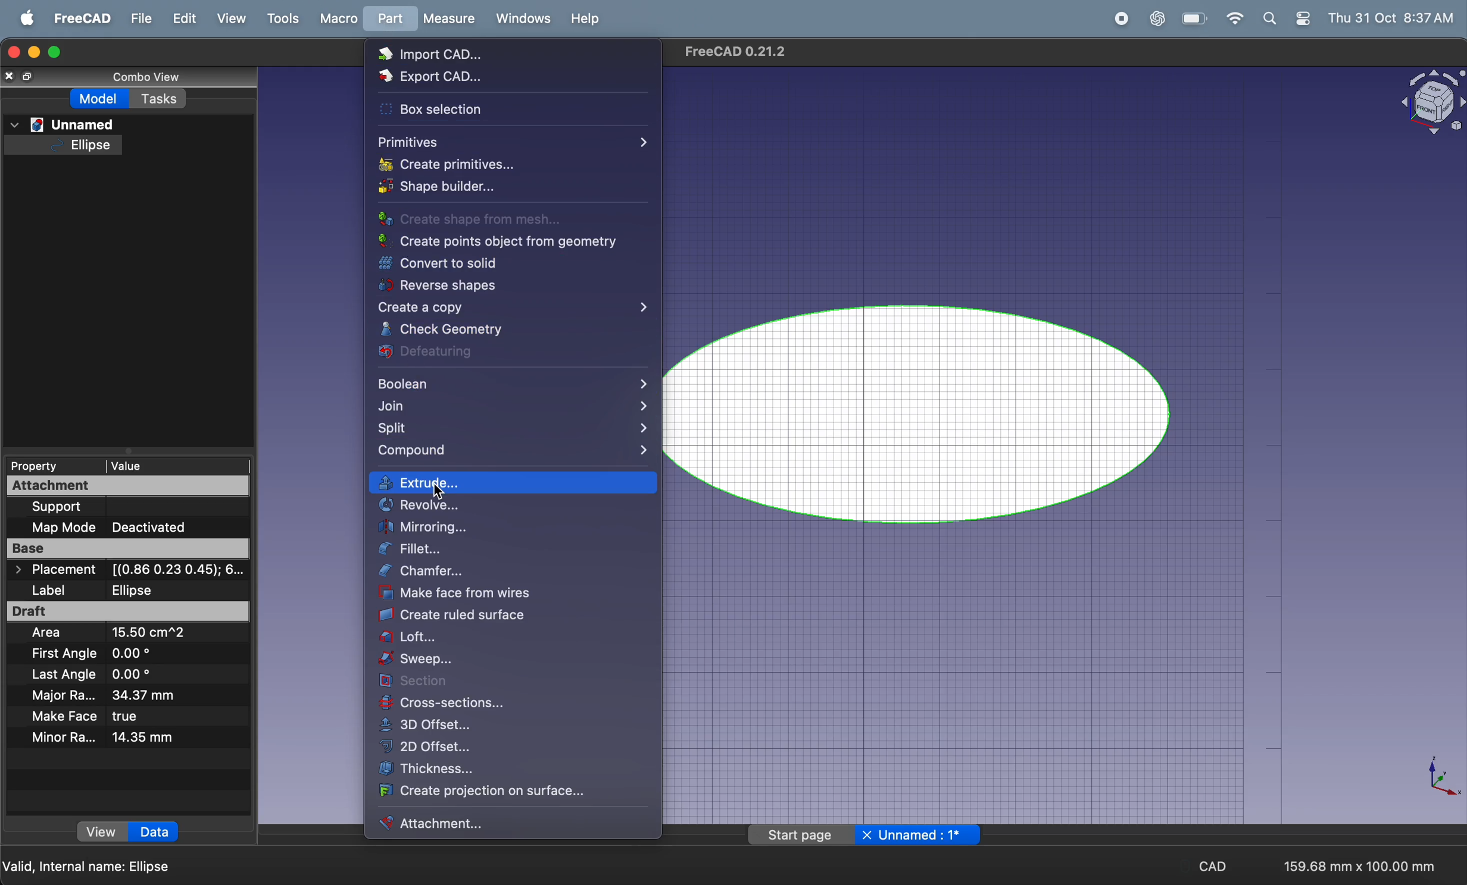 This screenshot has width=1467, height=885. Describe the element at coordinates (64, 123) in the screenshot. I see `unnamed file` at that location.